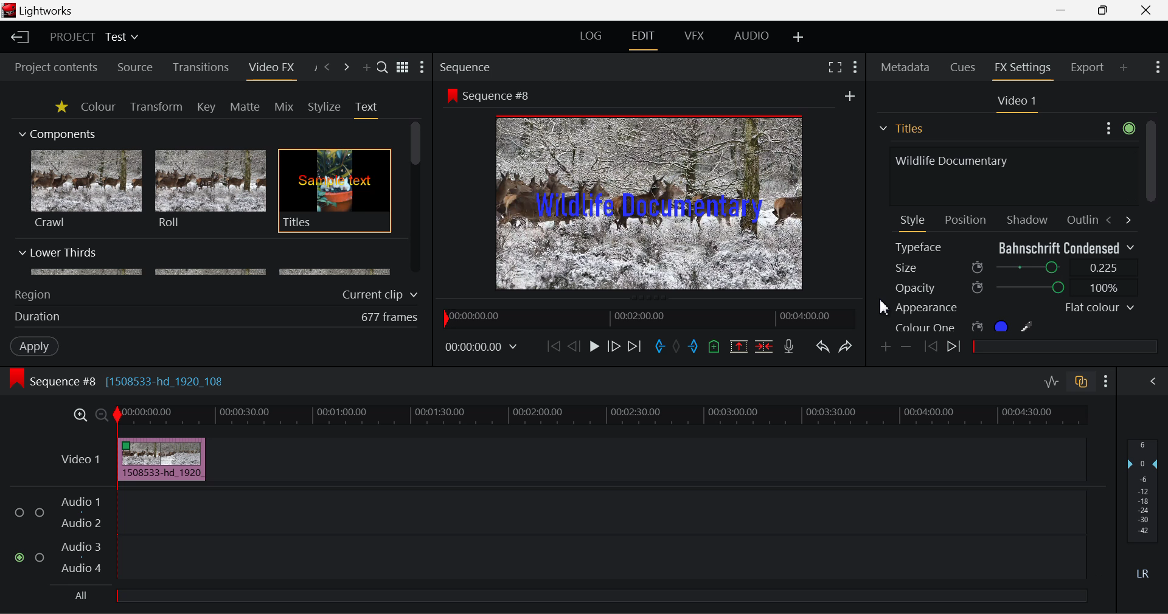 Image resolution: width=1168 pixels, height=614 pixels. Describe the element at coordinates (652, 205) in the screenshot. I see `Text Size Updated in Preview` at that location.